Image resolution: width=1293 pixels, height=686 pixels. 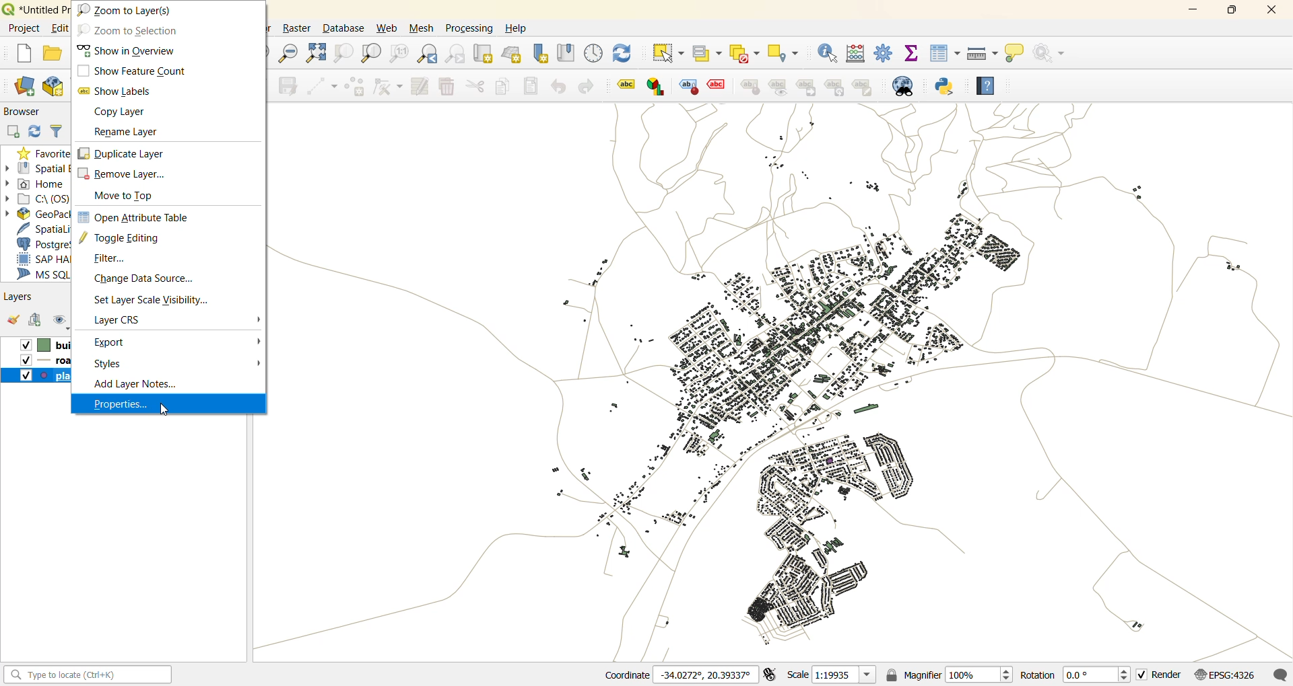 What do you see at coordinates (828, 52) in the screenshot?
I see `identify features` at bounding box center [828, 52].